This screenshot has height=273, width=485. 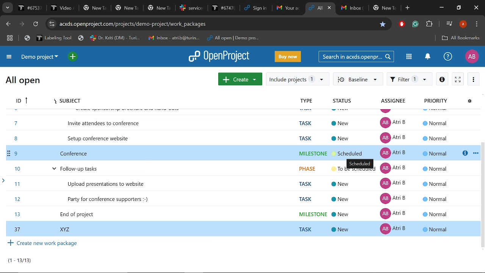 What do you see at coordinates (440, 7) in the screenshot?
I see `Minimize` at bounding box center [440, 7].